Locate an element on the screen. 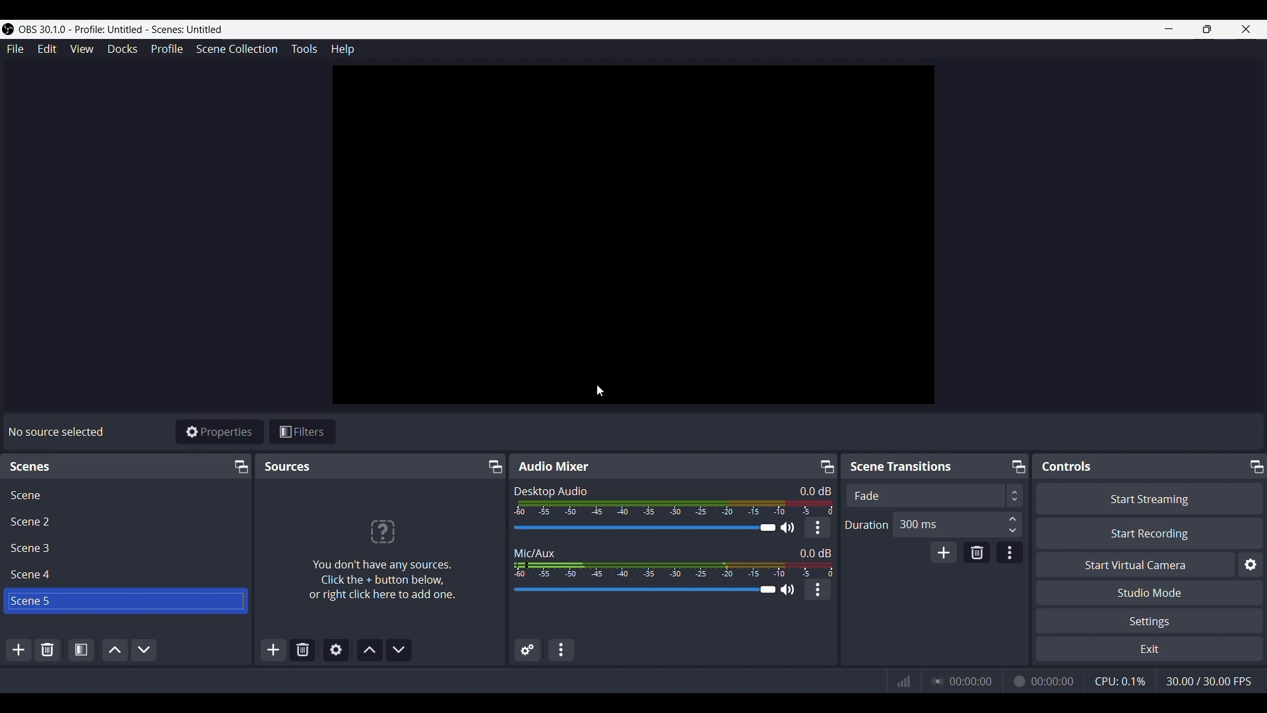 The image size is (1267, 713). "No sources added" text is located at coordinates (384, 552).